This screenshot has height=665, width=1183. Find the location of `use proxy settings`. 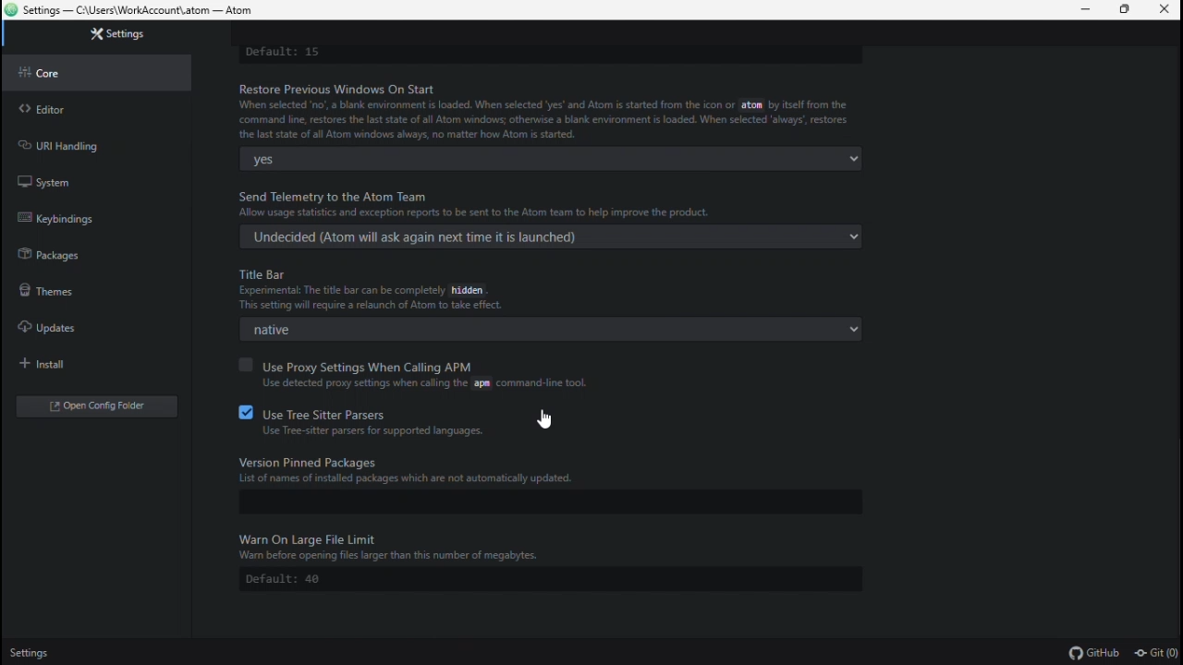

use proxy settings is located at coordinates (433, 375).